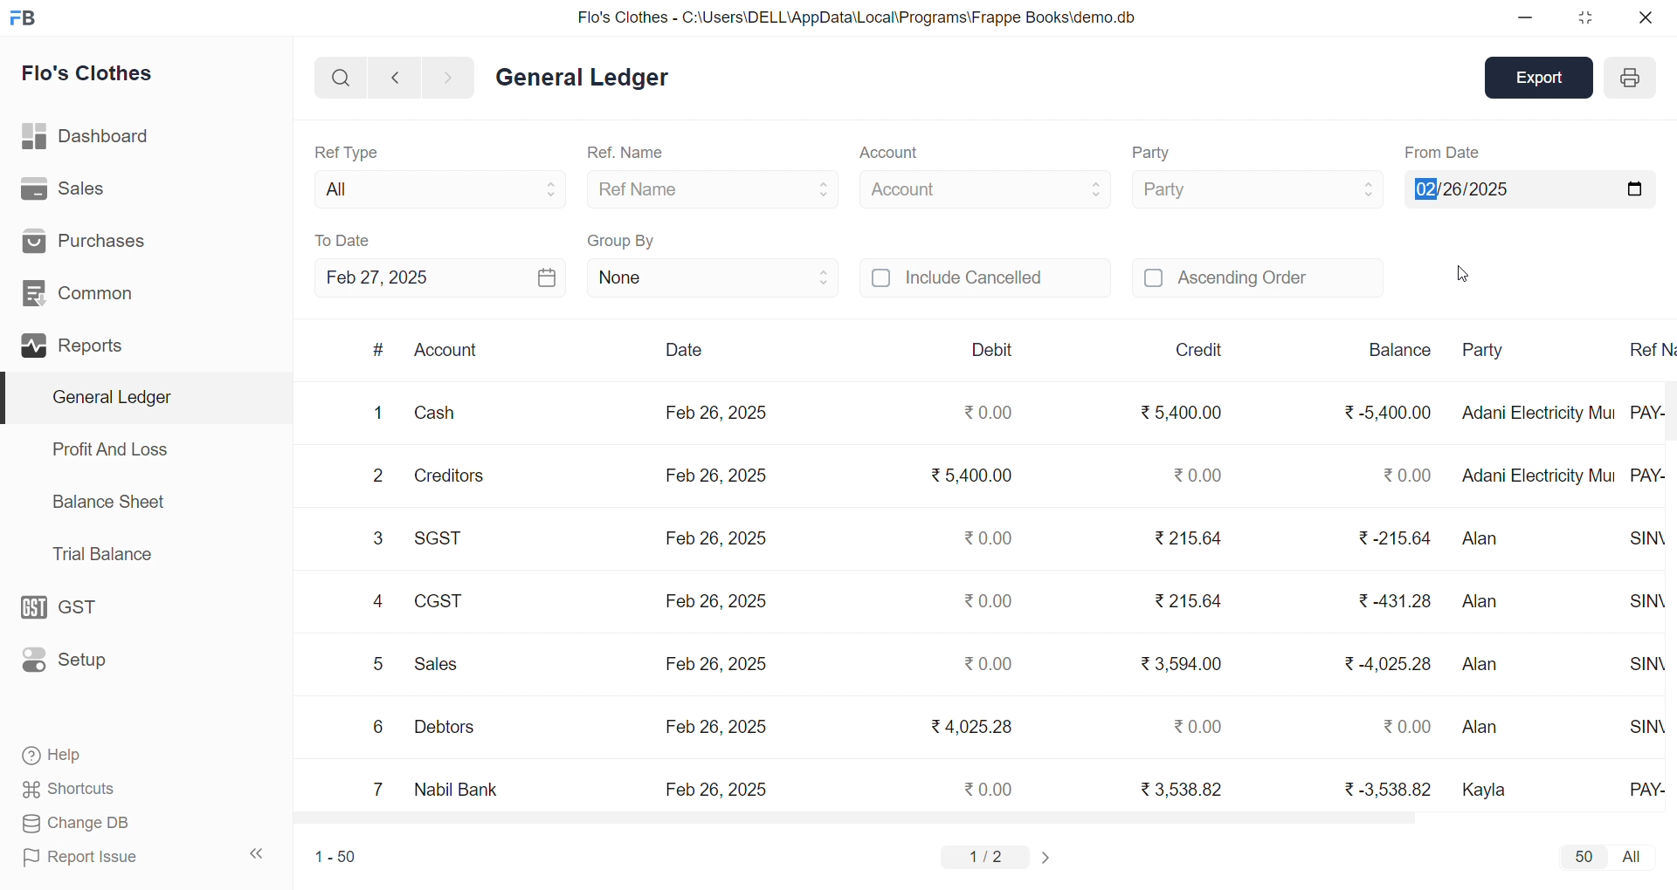 This screenshot has height=890, width=1677. Describe the element at coordinates (720, 540) in the screenshot. I see `Feb 26, 2025` at that location.